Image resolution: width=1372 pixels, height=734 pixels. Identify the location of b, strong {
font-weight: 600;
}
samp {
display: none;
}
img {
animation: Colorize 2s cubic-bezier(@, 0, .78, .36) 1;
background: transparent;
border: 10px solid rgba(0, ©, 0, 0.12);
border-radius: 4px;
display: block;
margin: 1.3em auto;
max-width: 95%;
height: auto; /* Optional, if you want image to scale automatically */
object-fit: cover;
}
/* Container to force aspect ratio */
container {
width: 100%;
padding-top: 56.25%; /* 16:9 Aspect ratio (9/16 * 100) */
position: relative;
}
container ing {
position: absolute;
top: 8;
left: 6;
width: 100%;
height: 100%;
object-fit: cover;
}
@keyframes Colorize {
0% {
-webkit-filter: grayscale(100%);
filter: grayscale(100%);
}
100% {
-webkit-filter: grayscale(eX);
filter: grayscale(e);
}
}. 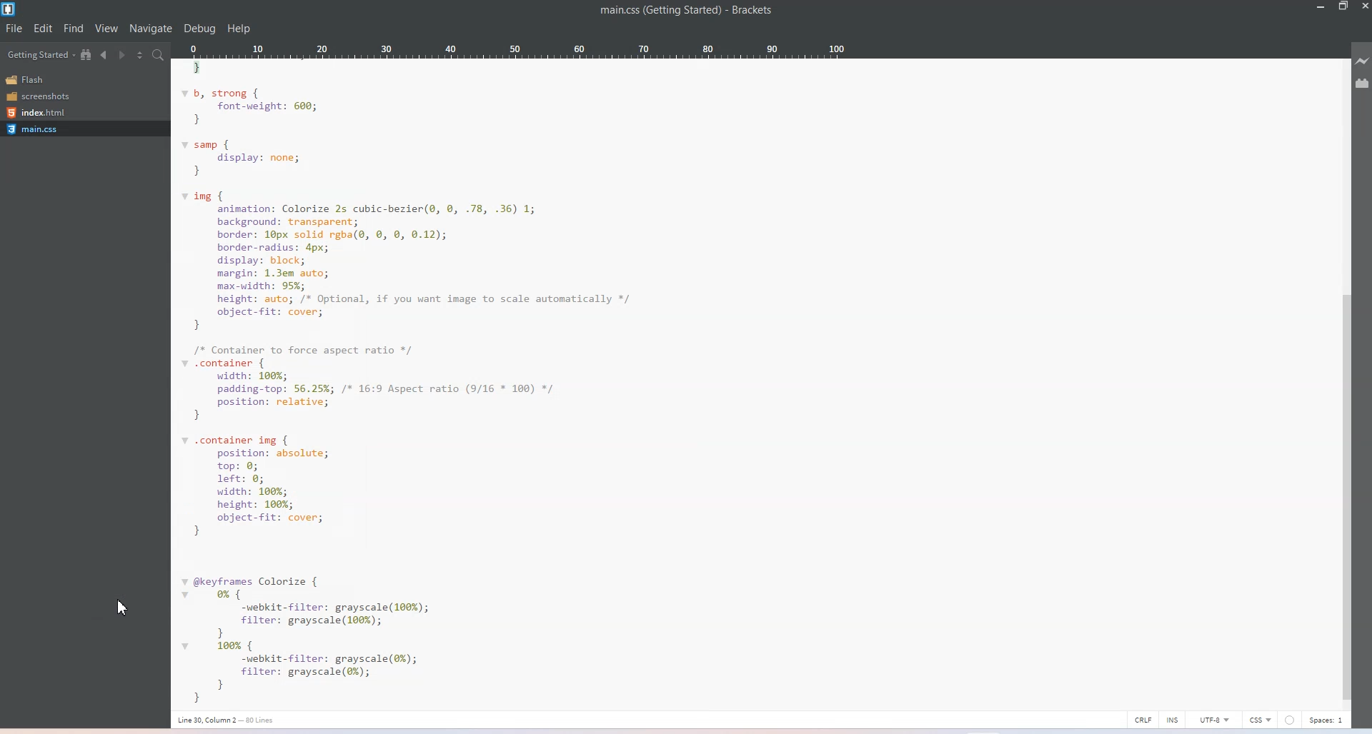
(751, 383).